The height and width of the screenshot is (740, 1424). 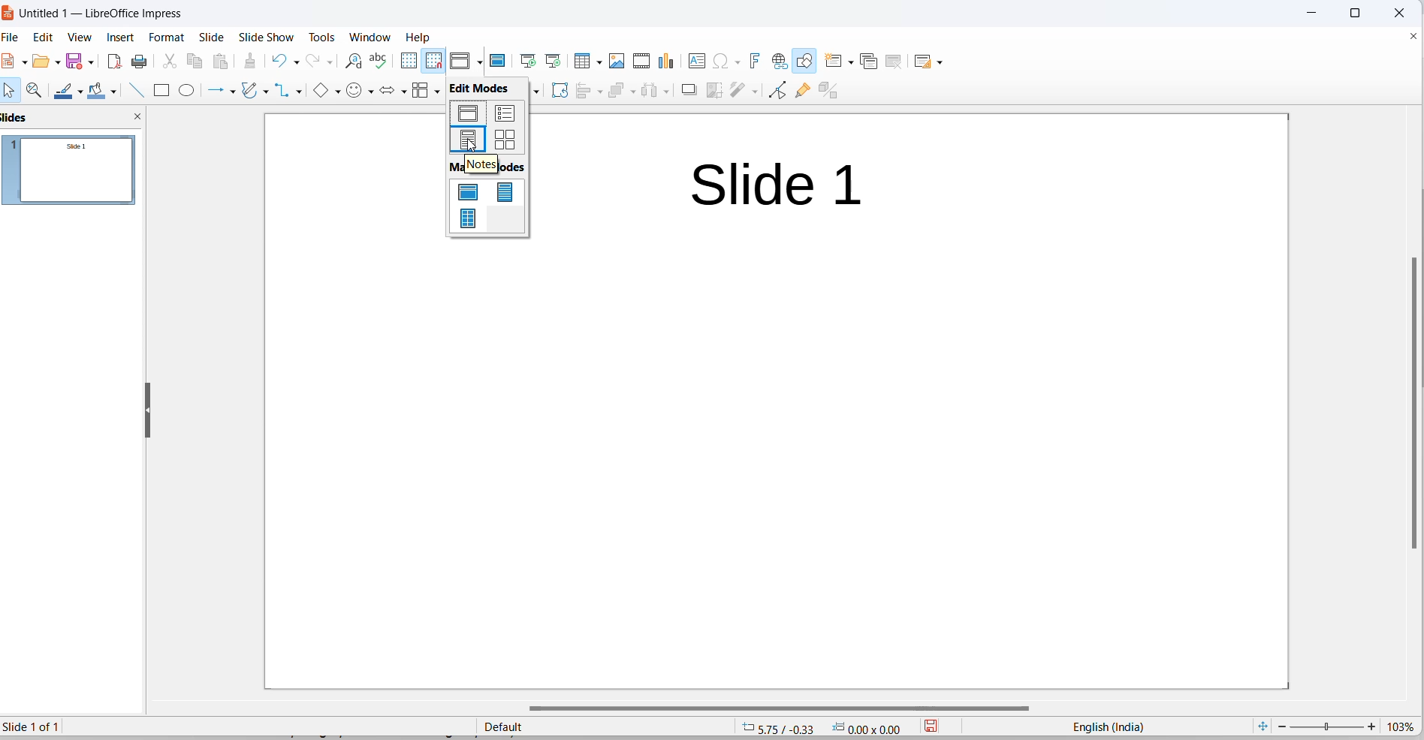 I want to click on current slide, so click(x=39, y=727).